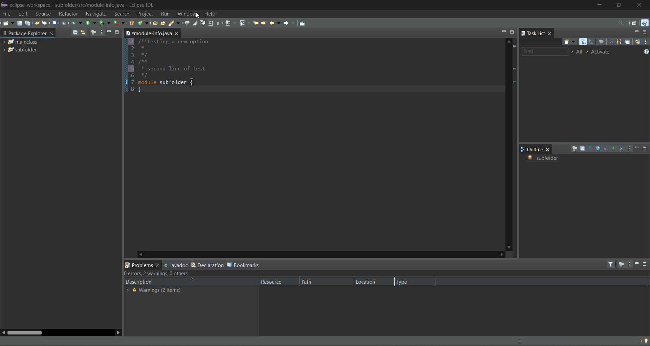 Image resolution: width=650 pixels, height=346 pixels. What do you see at coordinates (592, 42) in the screenshot?
I see `scheduled` at bounding box center [592, 42].